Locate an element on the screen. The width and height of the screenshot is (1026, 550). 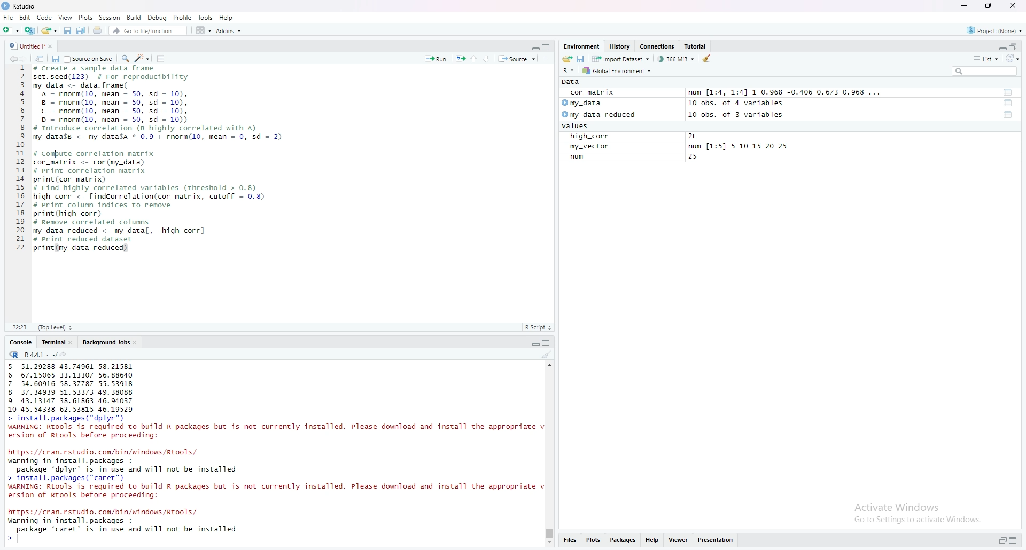
share is located at coordinates (41, 59).